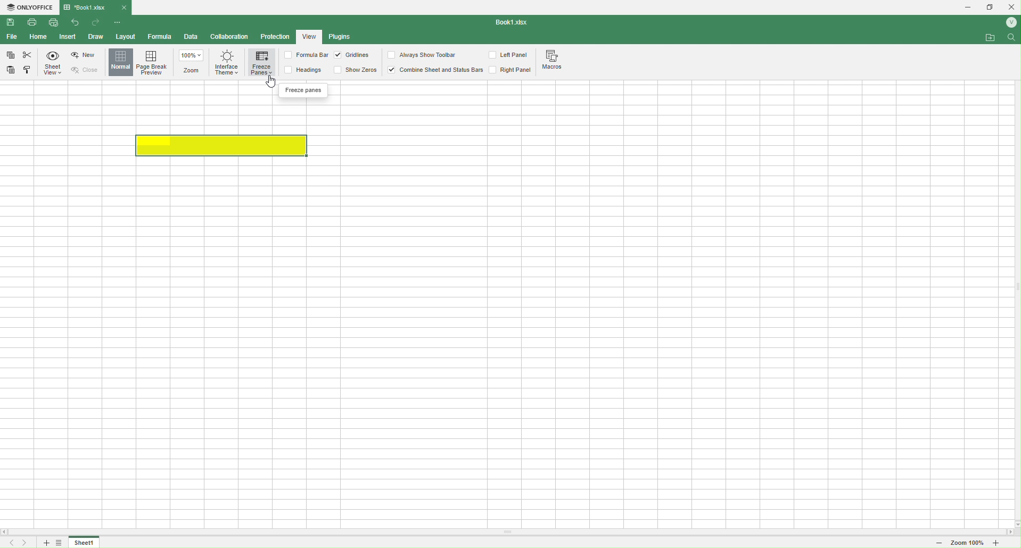 The height and width of the screenshot is (548, 1021). What do you see at coordinates (30, 8) in the screenshot?
I see `ONLYOFFICE` at bounding box center [30, 8].